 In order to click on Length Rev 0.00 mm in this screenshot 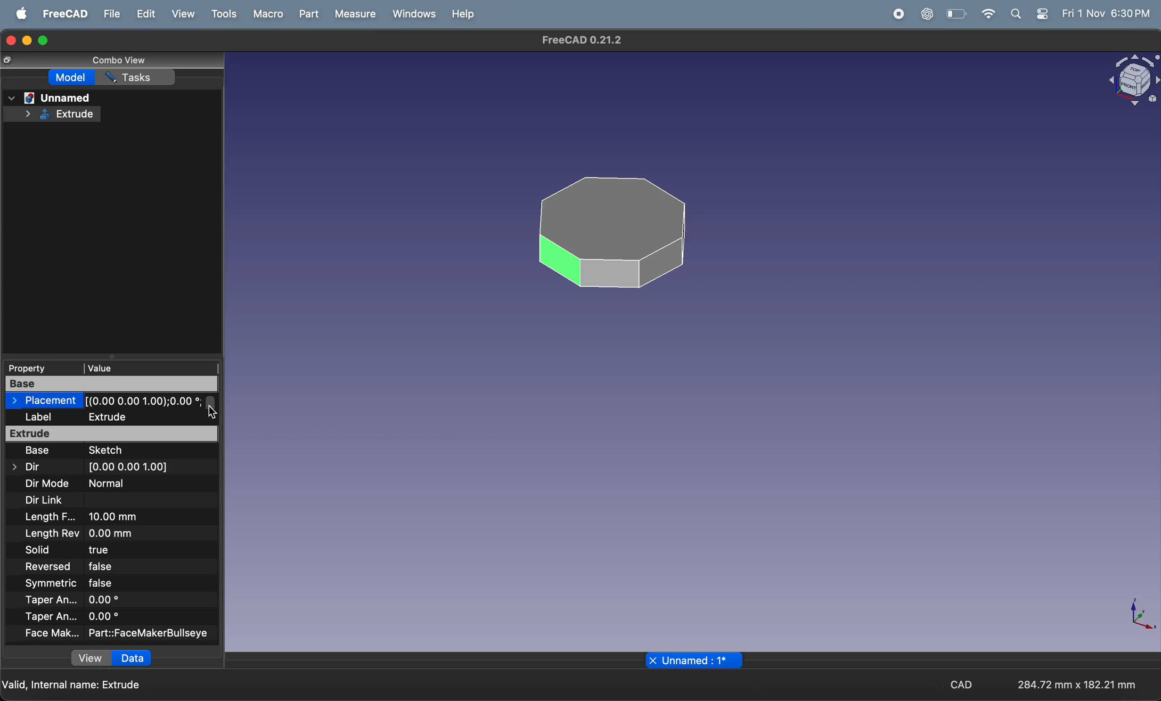, I will do `click(95, 533)`.